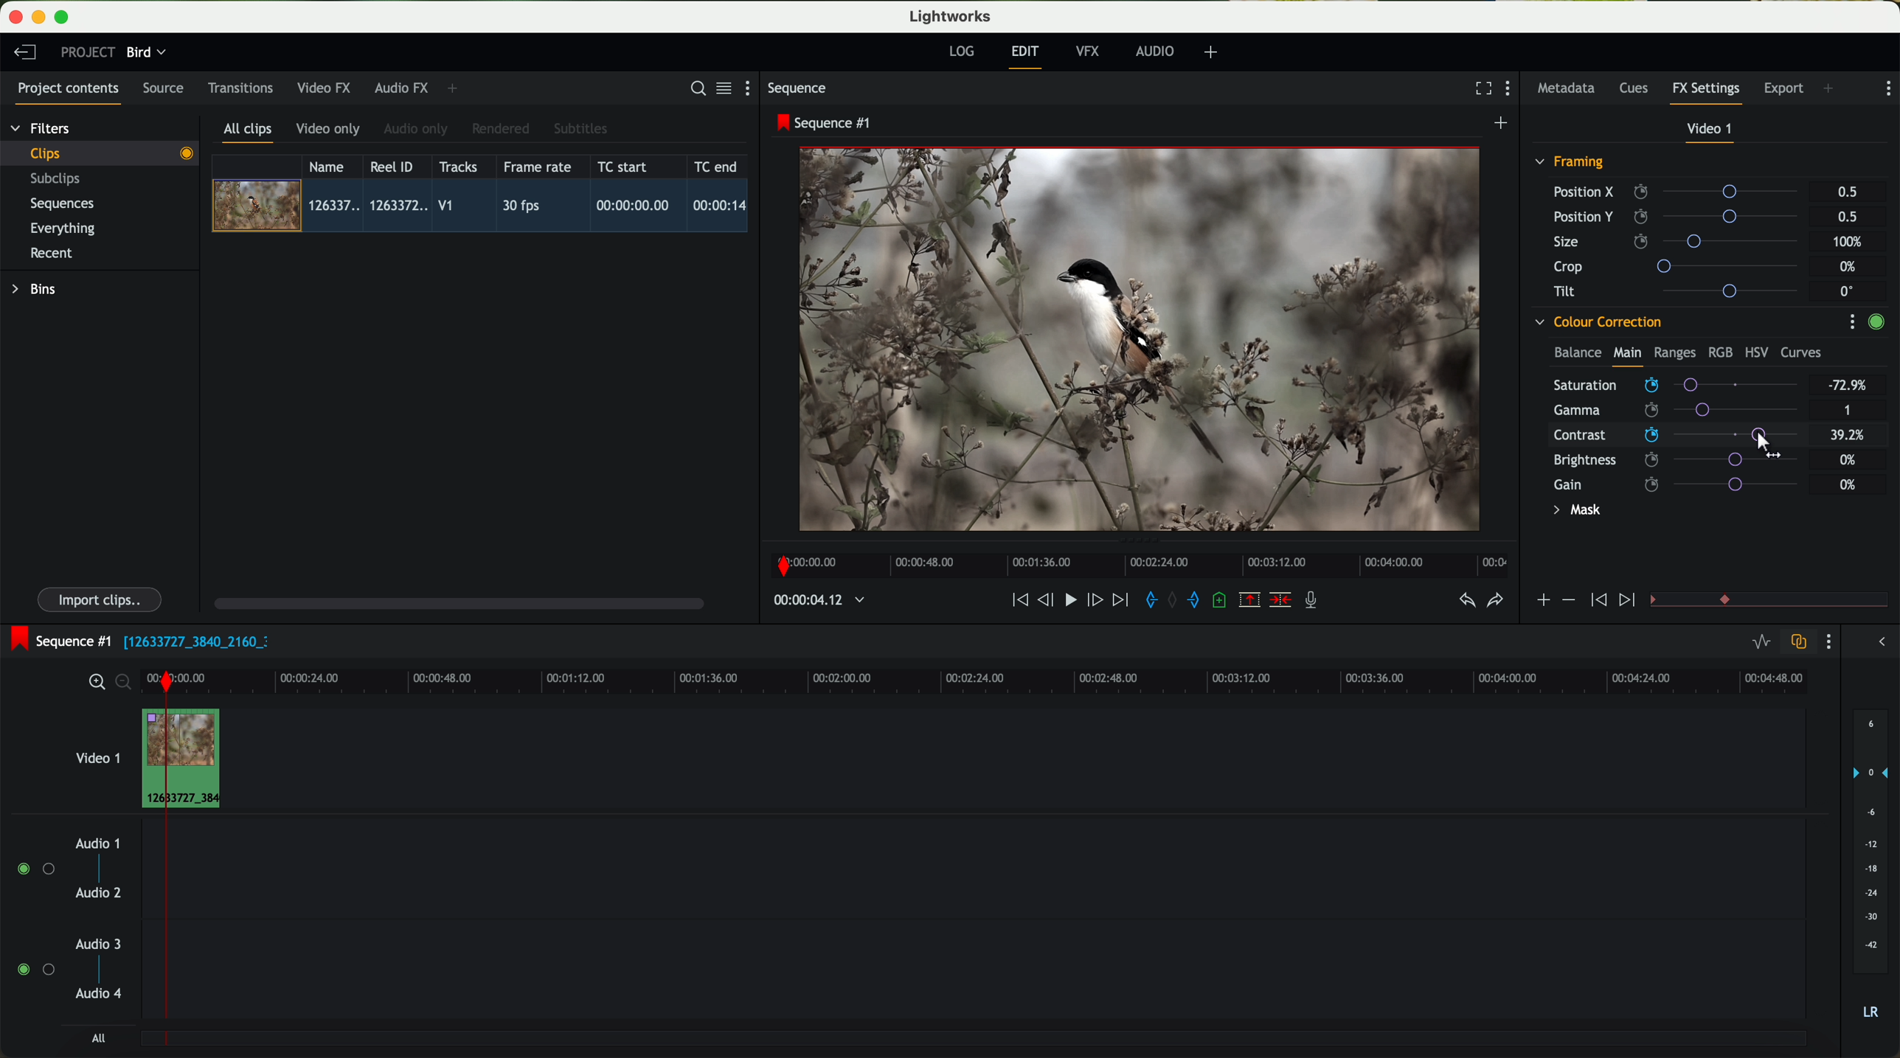  I want to click on show settings menu, so click(1887, 88).